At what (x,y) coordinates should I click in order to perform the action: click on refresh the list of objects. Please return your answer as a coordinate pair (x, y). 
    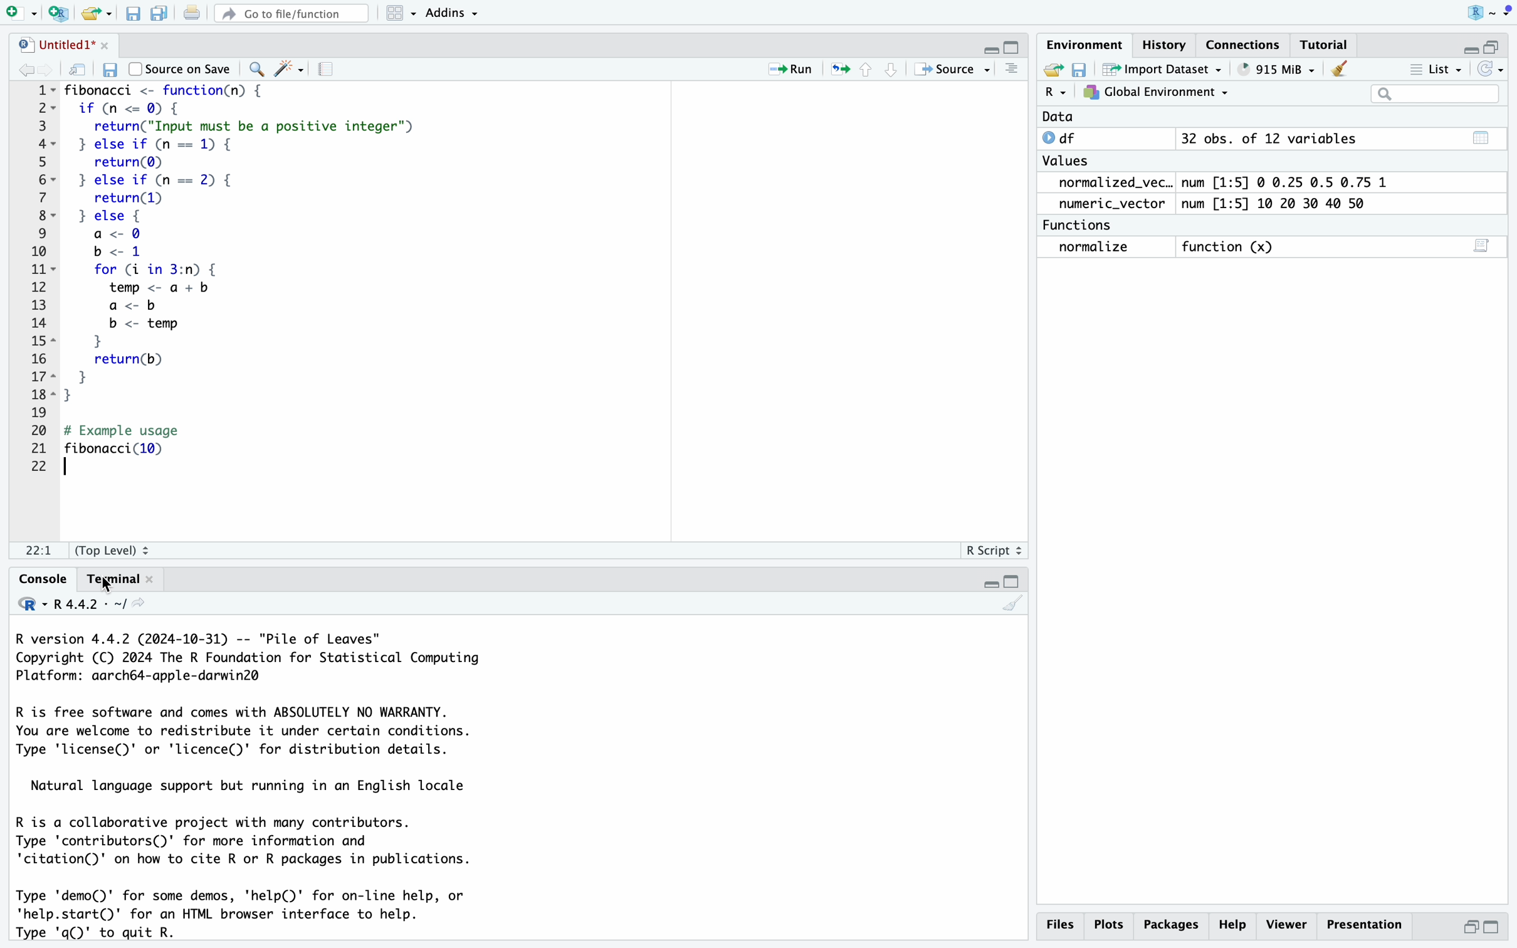
    Looking at the image, I should click on (1495, 70).